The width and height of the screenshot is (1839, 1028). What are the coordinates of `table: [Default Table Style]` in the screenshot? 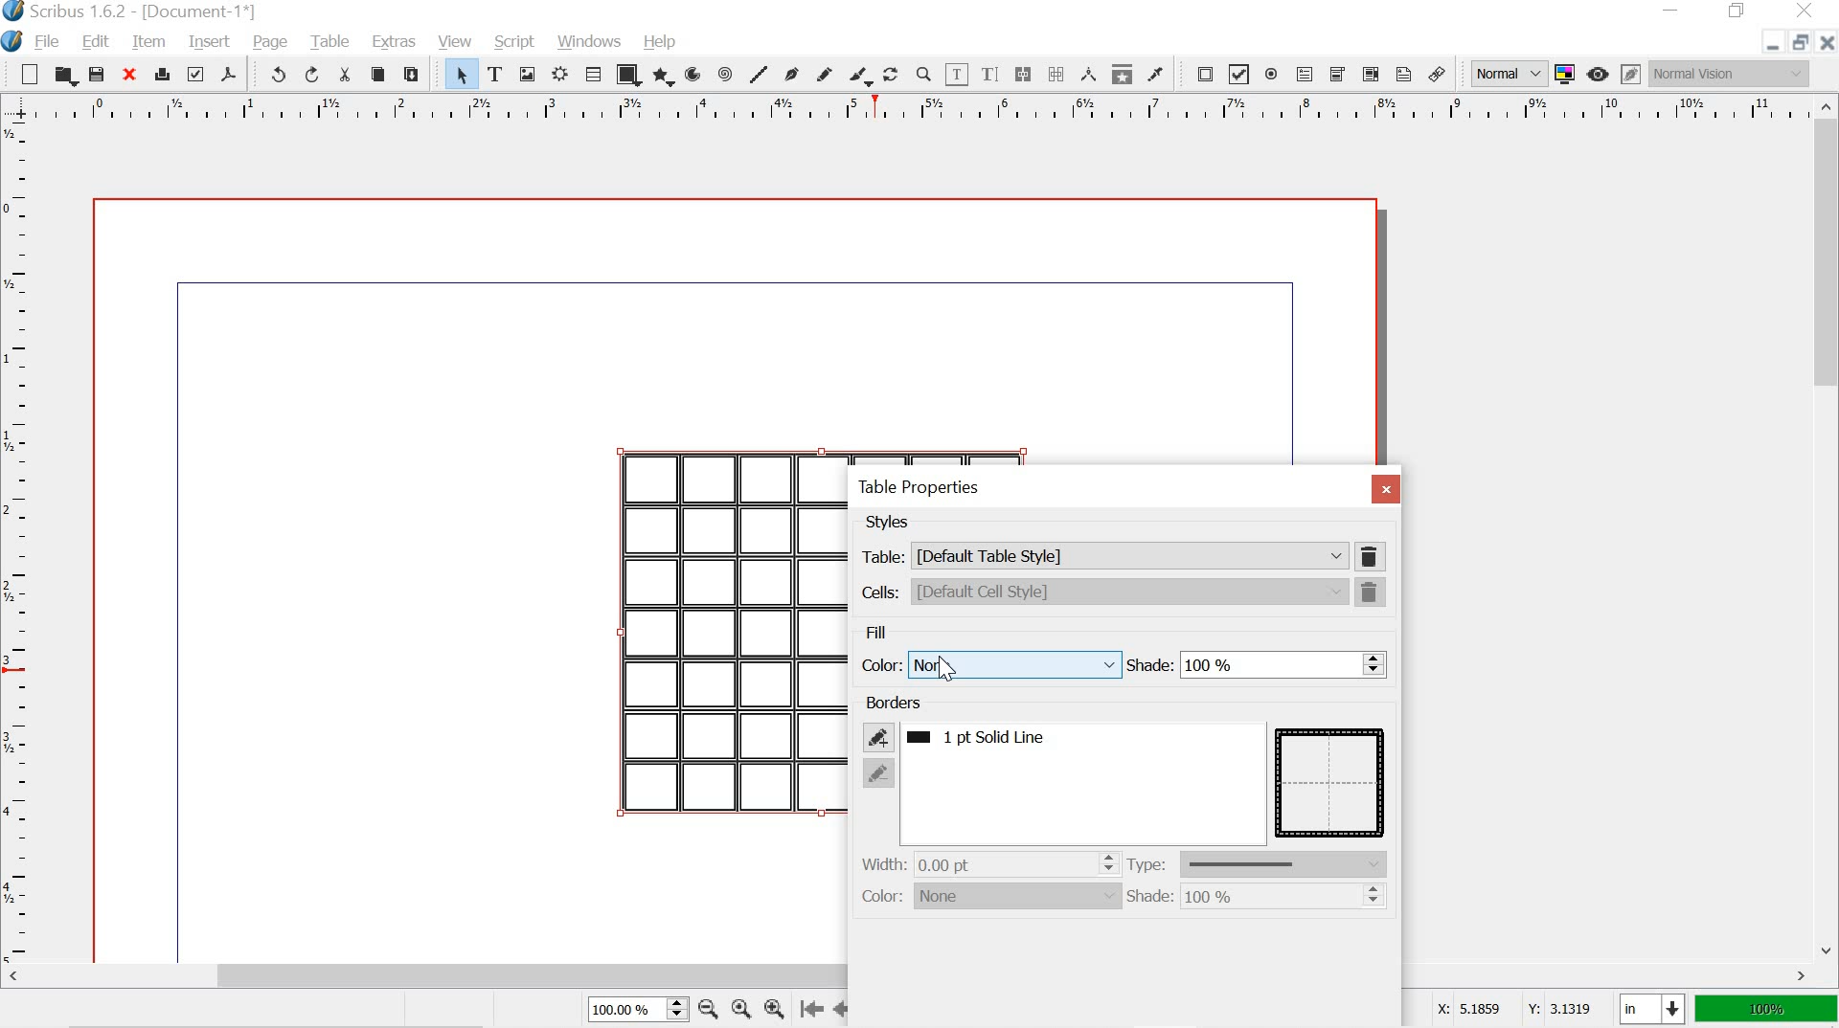 It's located at (1102, 555).